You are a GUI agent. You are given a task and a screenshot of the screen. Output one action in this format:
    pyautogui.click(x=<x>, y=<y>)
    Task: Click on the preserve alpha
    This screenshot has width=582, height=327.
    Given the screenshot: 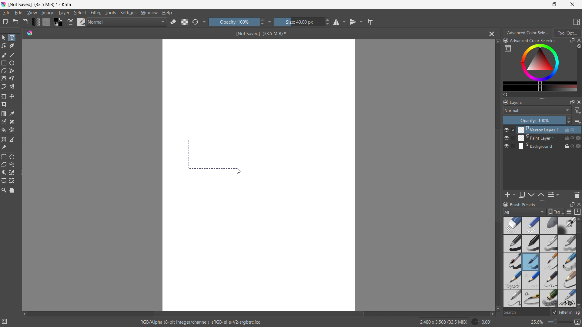 What is the action you would take?
    pyautogui.click(x=184, y=22)
    